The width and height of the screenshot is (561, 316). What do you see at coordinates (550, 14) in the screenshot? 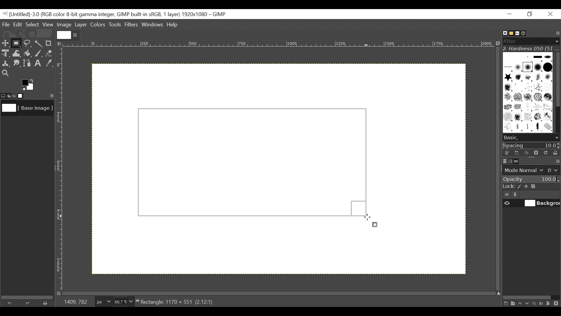
I see `Close` at bounding box center [550, 14].